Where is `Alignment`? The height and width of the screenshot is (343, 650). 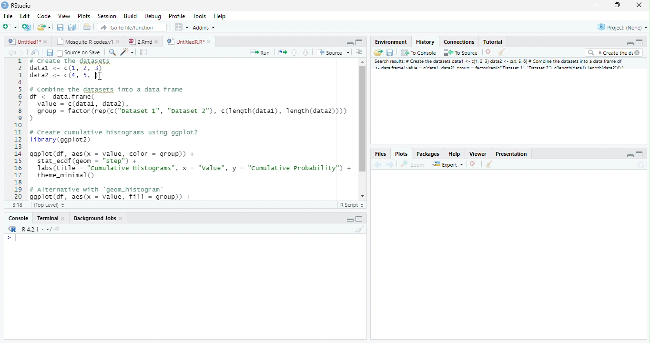
Alignment is located at coordinates (360, 54).